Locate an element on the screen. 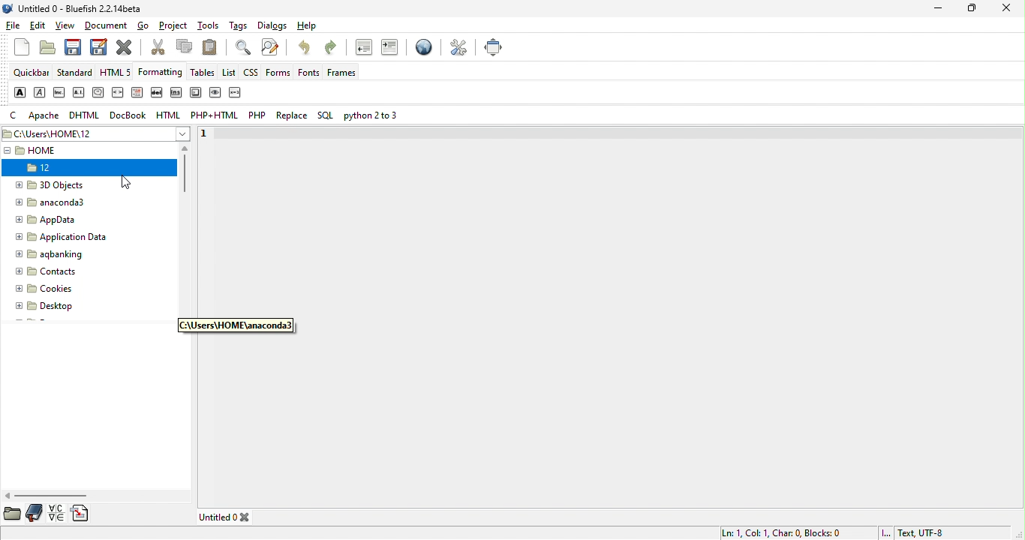  emphasis is located at coordinates (40, 93).